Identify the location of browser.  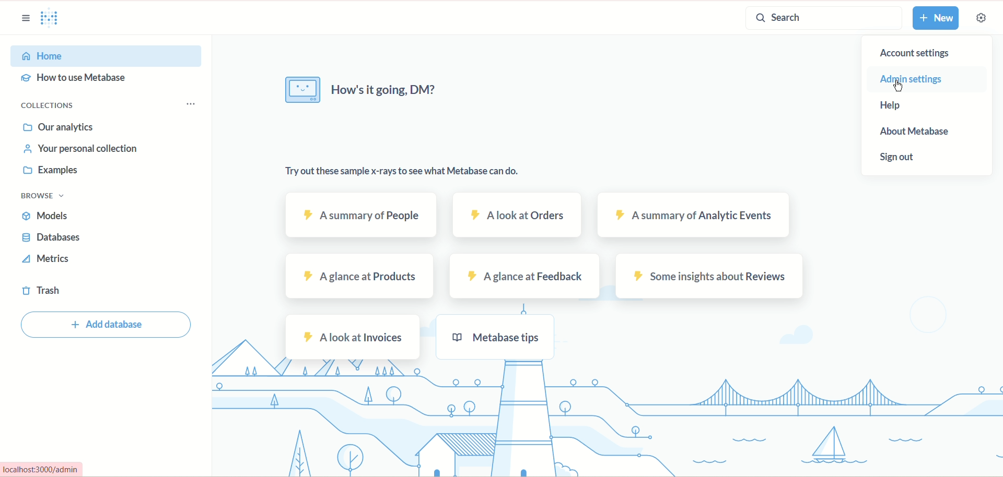
(48, 197).